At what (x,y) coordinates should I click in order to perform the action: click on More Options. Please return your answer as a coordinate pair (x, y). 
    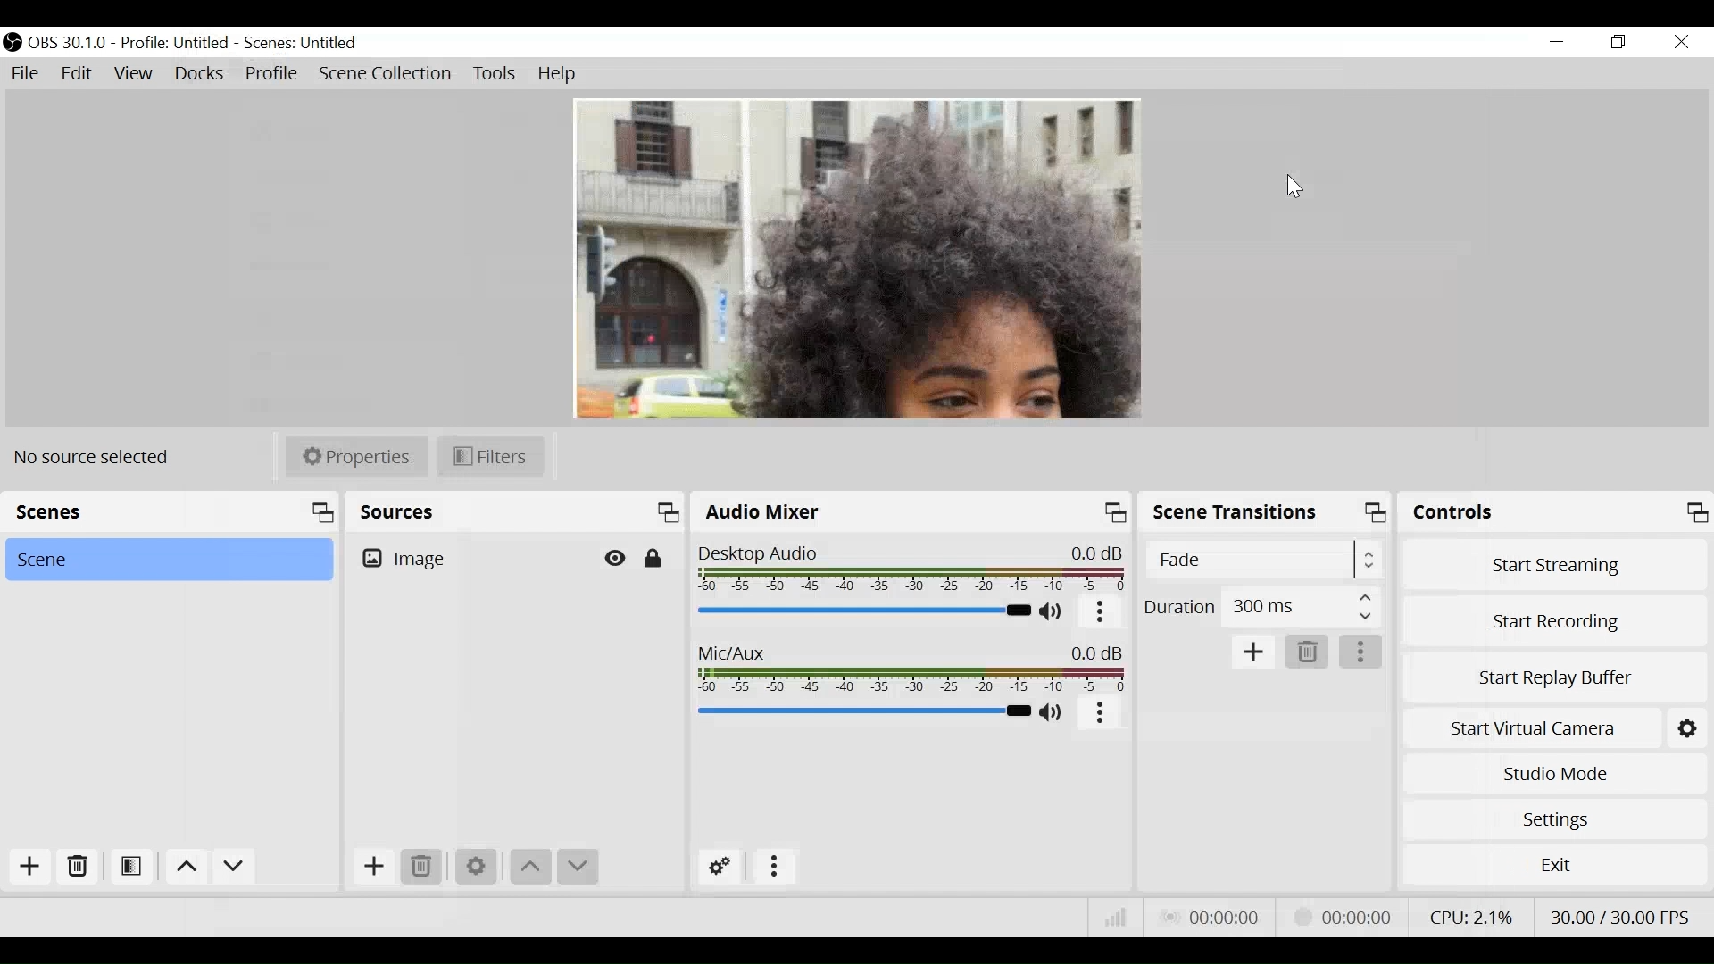
    Looking at the image, I should click on (1361, 652).